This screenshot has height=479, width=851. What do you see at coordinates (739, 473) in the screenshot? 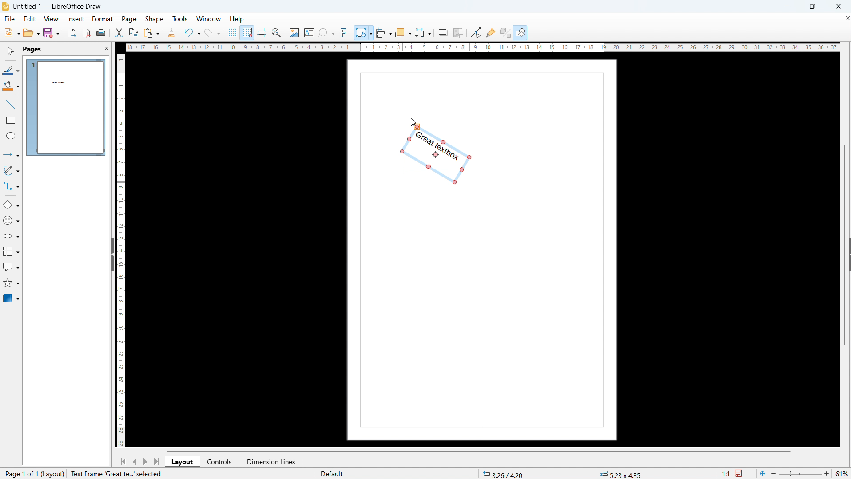
I see `save ` at bounding box center [739, 473].